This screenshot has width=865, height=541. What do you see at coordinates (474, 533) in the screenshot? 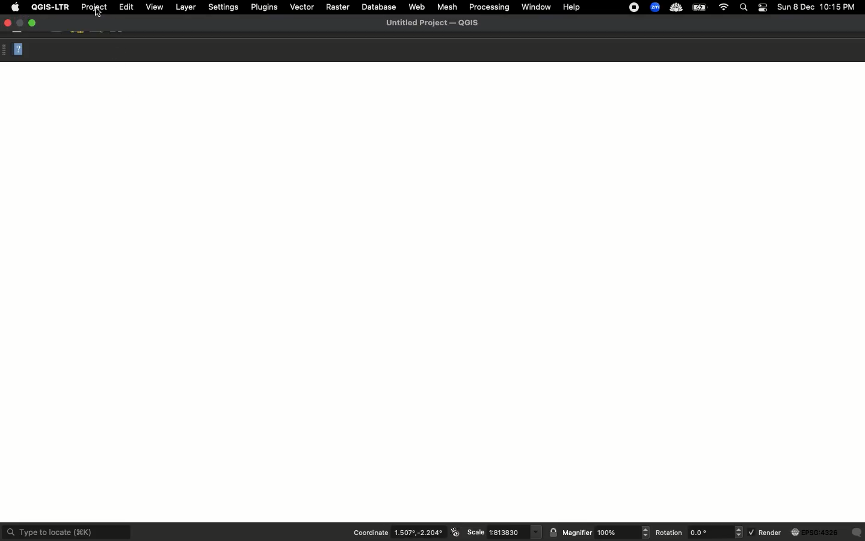
I see `Scale` at bounding box center [474, 533].